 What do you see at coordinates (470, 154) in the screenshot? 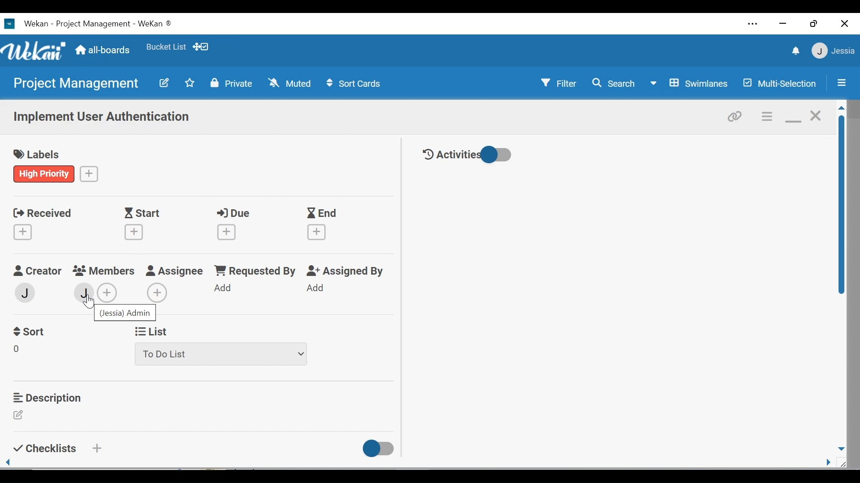
I see `toggle Activities` at bounding box center [470, 154].